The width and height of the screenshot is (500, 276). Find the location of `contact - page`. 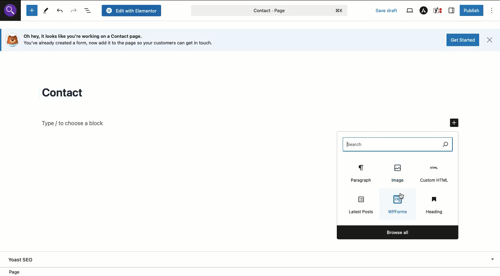

contact - page is located at coordinates (245, 12).